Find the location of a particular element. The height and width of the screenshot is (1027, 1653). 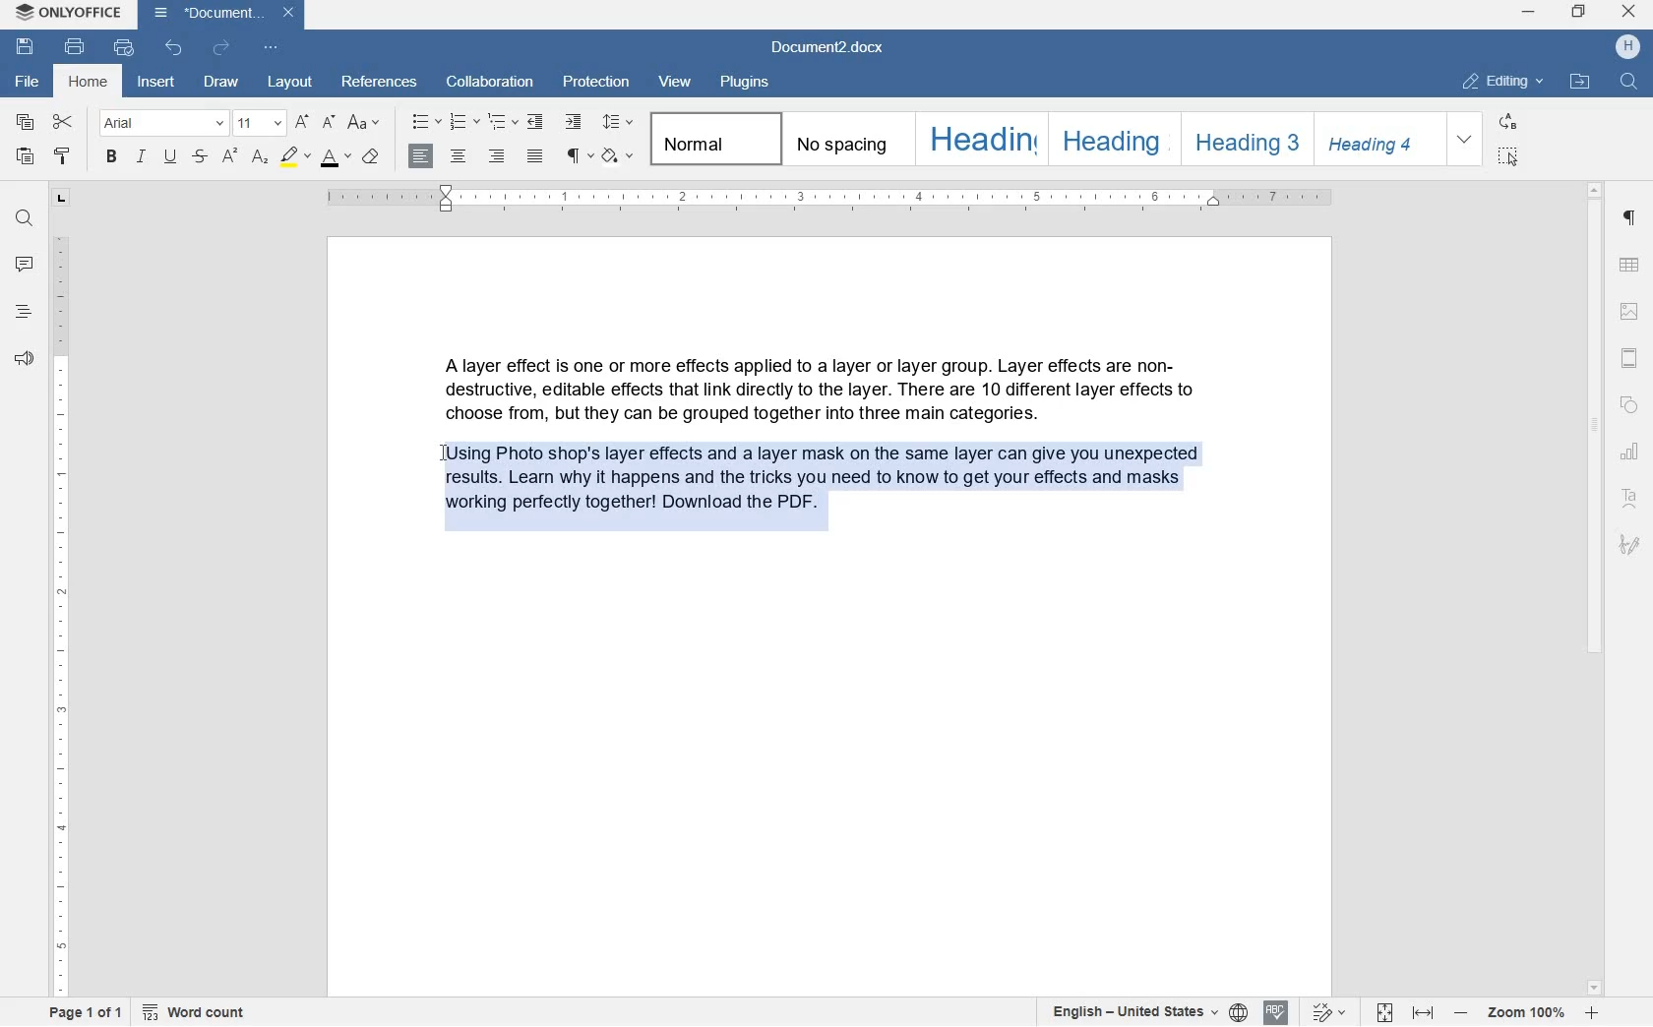

INSERT is located at coordinates (157, 85).